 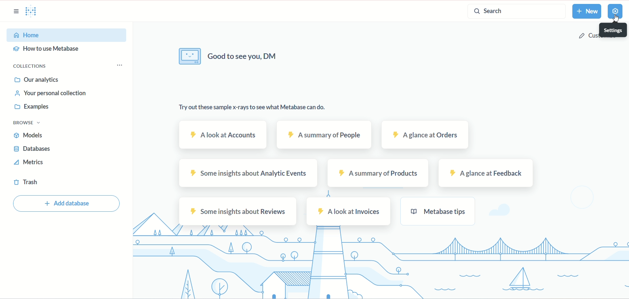 What do you see at coordinates (614, 19) in the screenshot?
I see `cursor` at bounding box center [614, 19].